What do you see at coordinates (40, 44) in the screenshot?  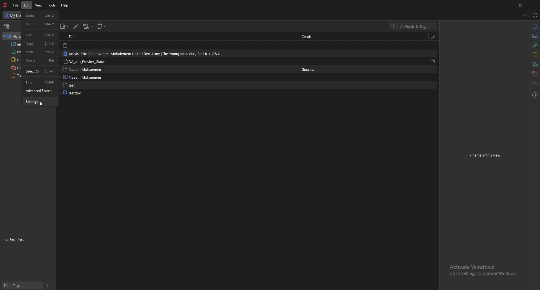 I see `copy` at bounding box center [40, 44].